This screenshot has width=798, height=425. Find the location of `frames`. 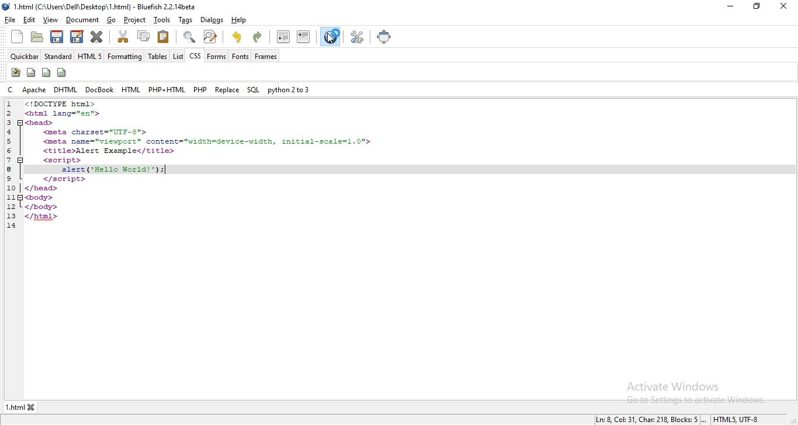

frames is located at coordinates (266, 56).